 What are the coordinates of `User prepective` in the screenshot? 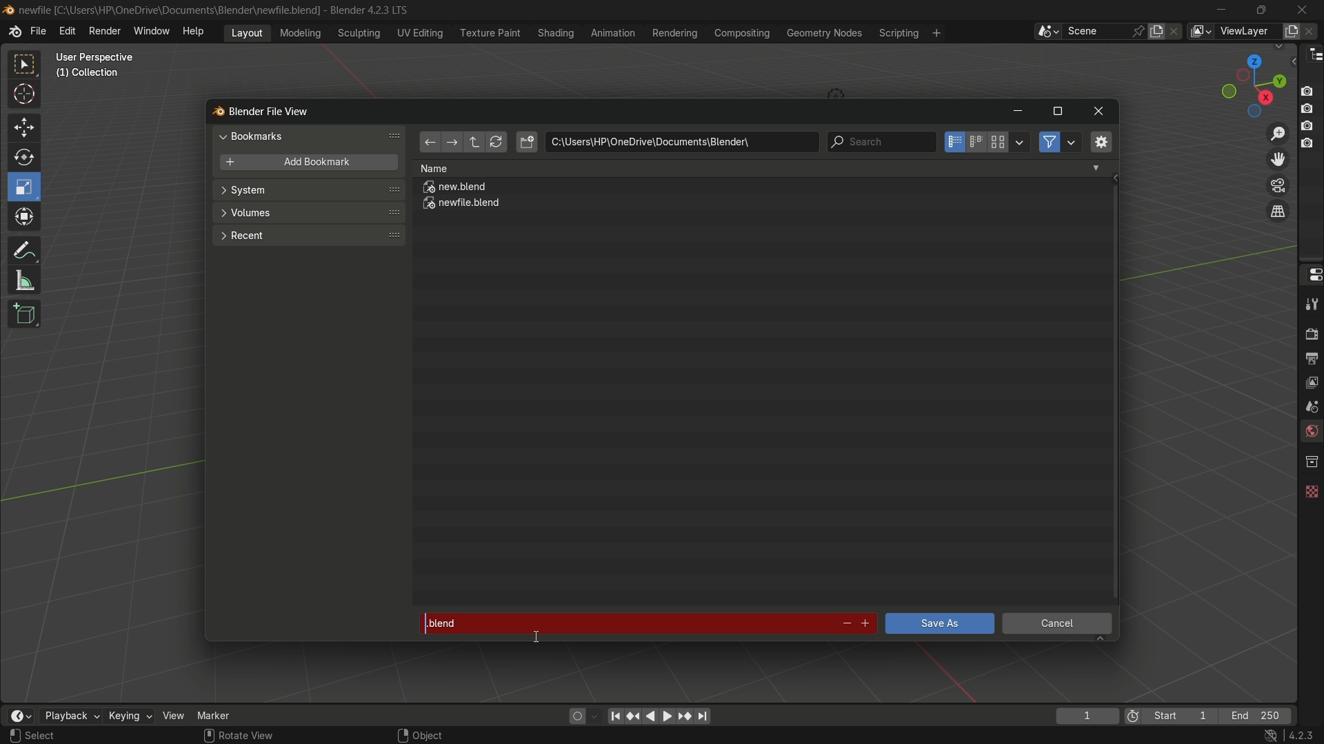 It's located at (101, 57).